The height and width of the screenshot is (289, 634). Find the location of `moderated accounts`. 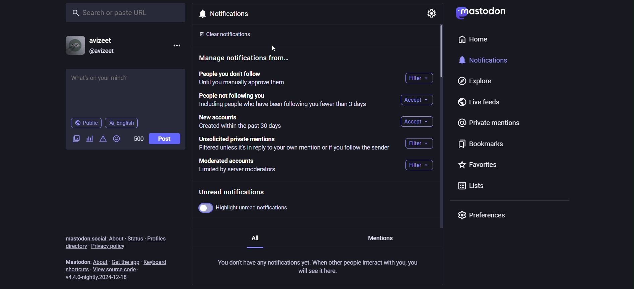

moderated accounts is located at coordinates (242, 168).